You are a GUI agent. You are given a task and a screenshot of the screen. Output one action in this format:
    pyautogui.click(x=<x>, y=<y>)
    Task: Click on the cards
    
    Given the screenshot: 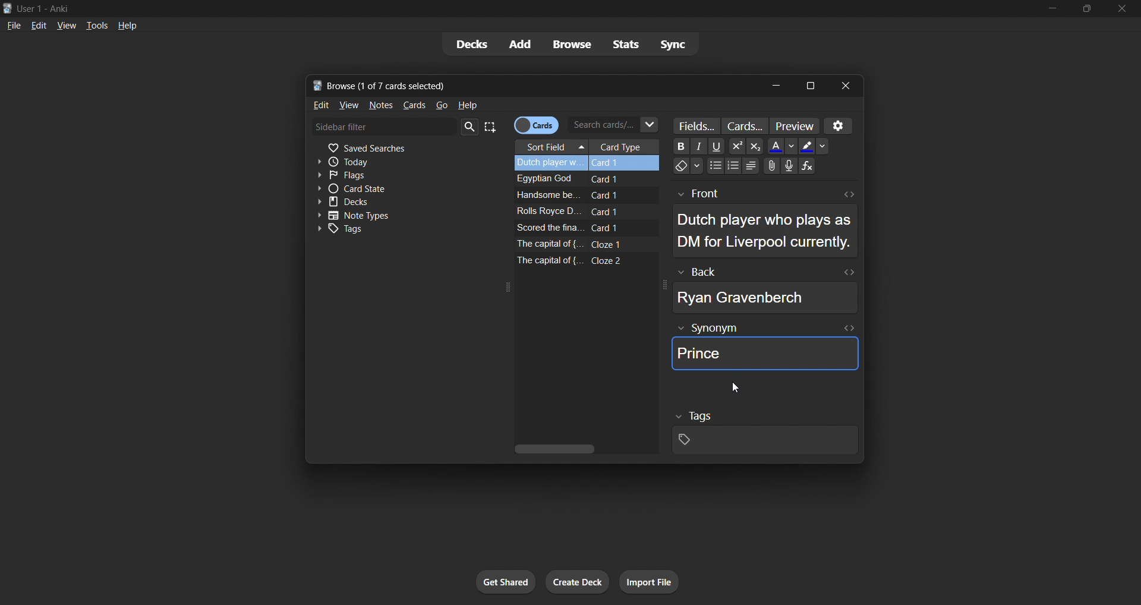 What is the action you would take?
    pyautogui.click(x=416, y=105)
    